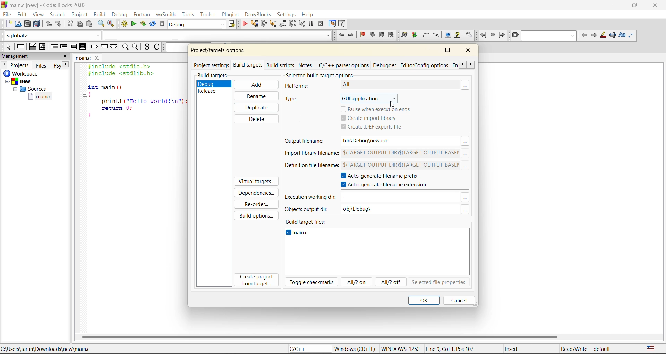 The height and width of the screenshot is (354, 666). Describe the element at coordinates (256, 85) in the screenshot. I see `add` at that location.